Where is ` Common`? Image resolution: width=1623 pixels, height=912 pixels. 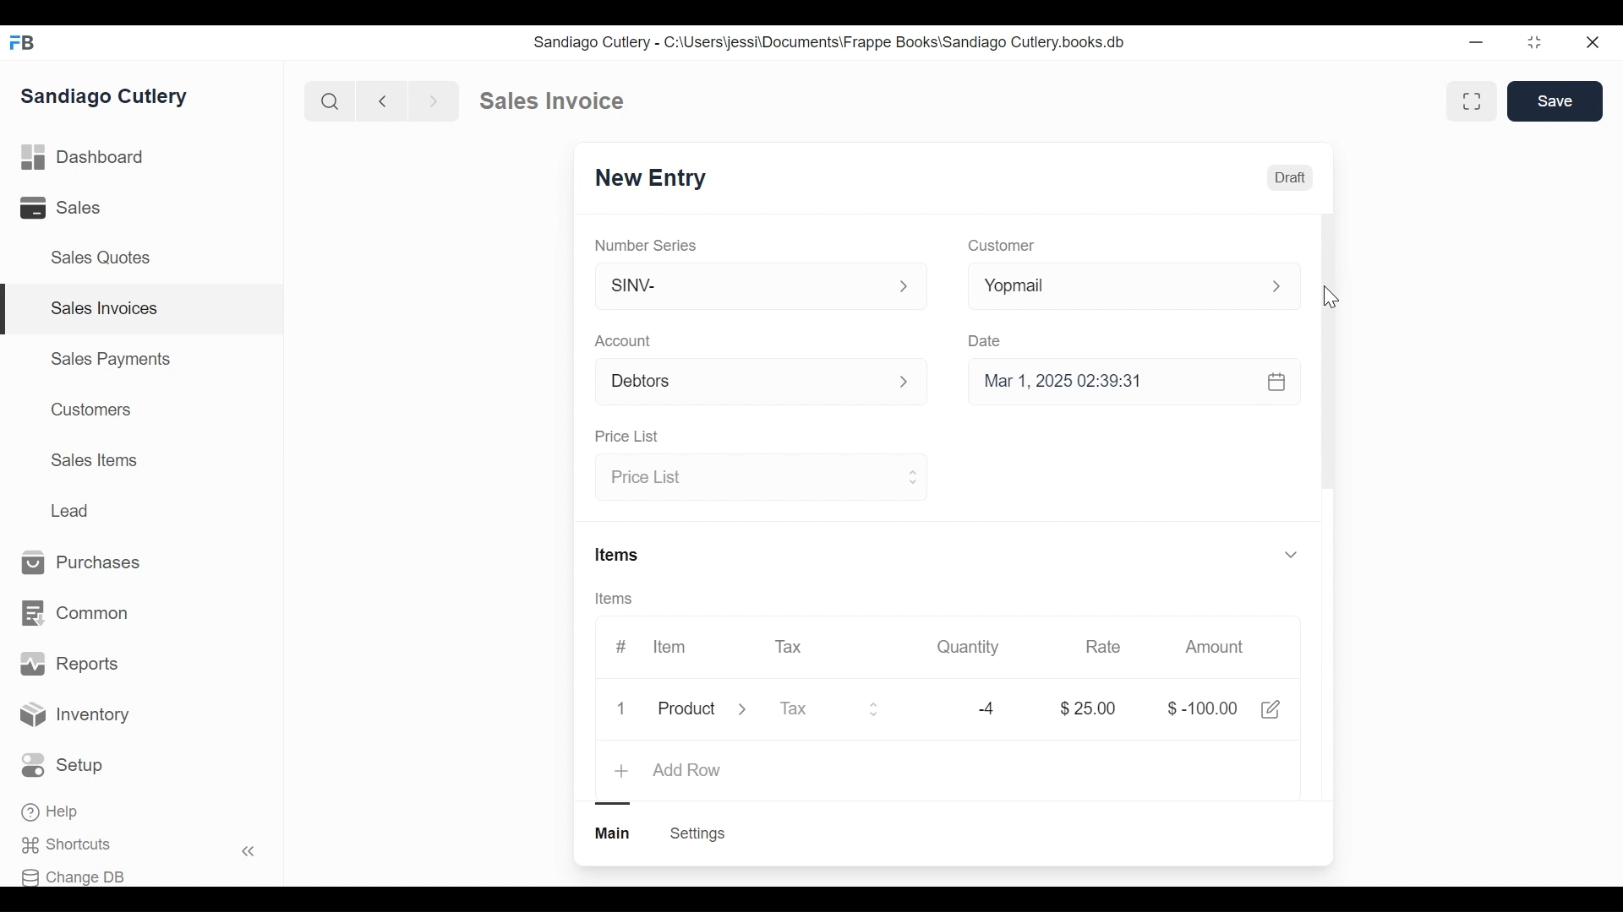
 Common is located at coordinates (77, 612).